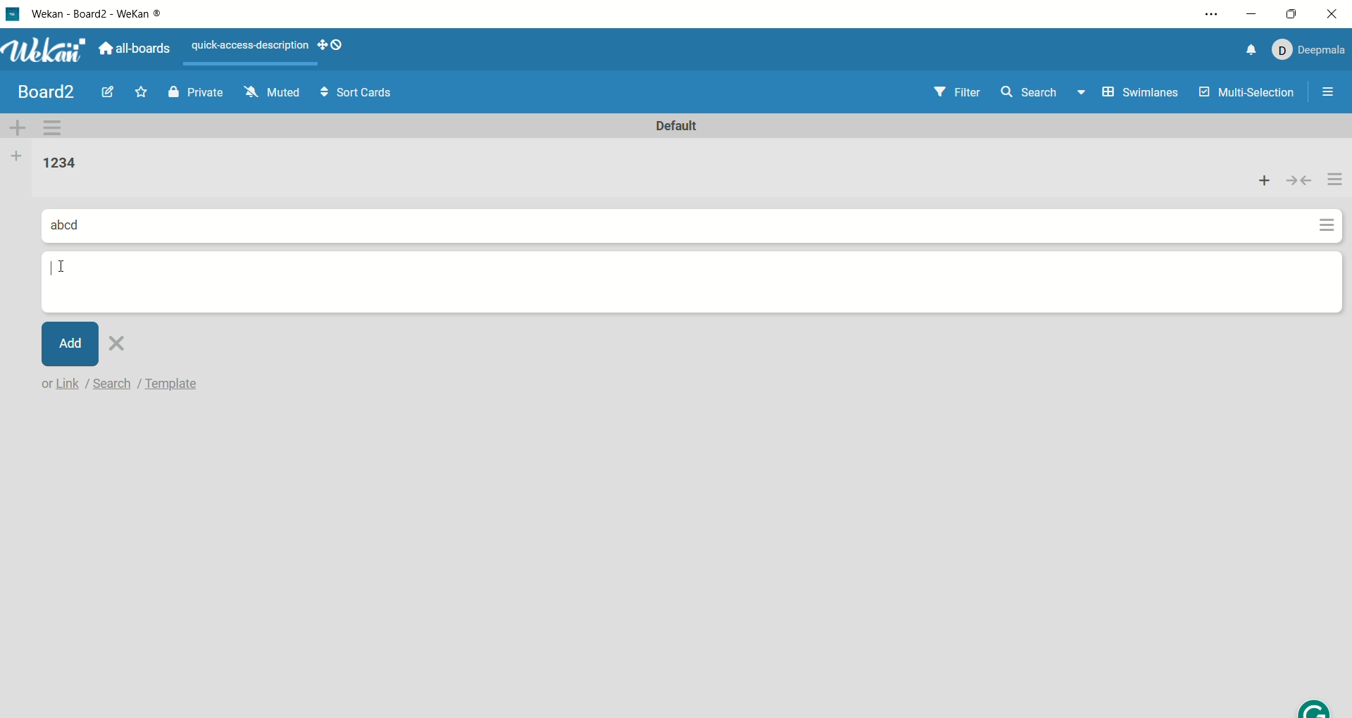 The height and width of the screenshot is (718, 1352). Describe the element at coordinates (51, 162) in the screenshot. I see `list title` at that location.